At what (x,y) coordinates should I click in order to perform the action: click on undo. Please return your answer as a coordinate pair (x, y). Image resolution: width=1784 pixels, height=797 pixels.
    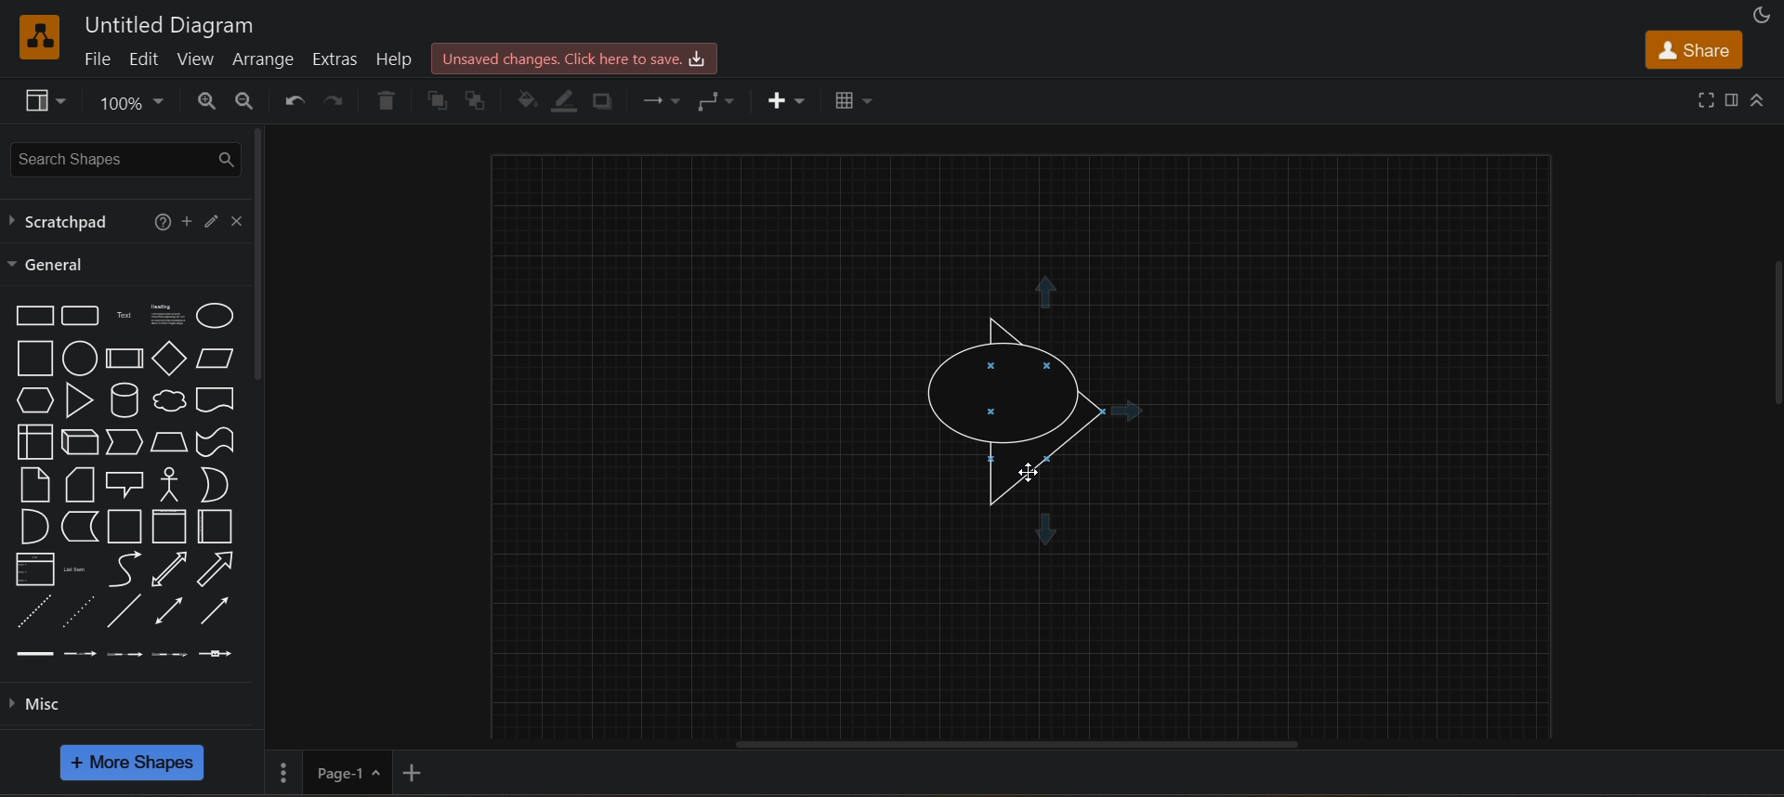
    Looking at the image, I should click on (292, 100).